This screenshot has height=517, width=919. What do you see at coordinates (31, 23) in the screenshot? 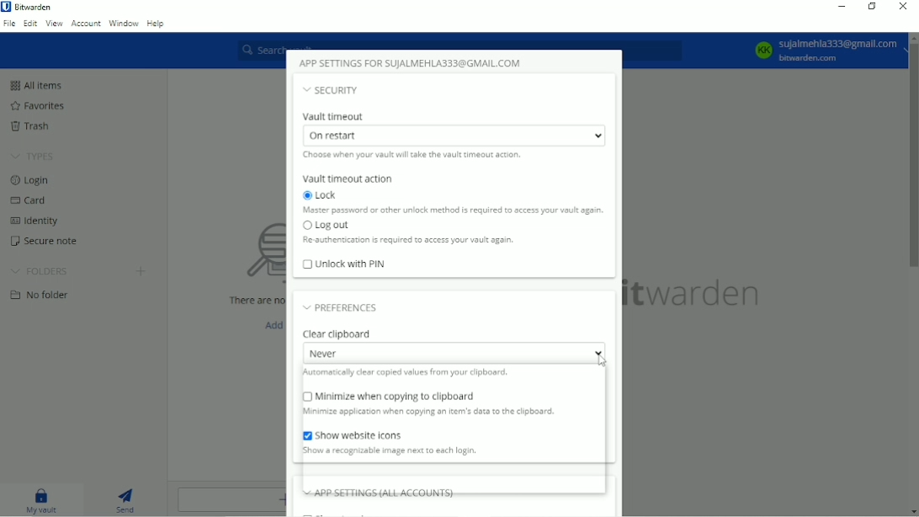
I see `Edit` at bounding box center [31, 23].